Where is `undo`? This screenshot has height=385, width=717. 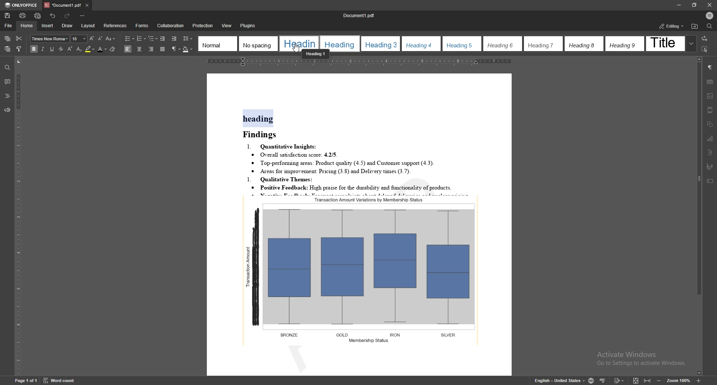 undo is located at coordinates (53, 16).